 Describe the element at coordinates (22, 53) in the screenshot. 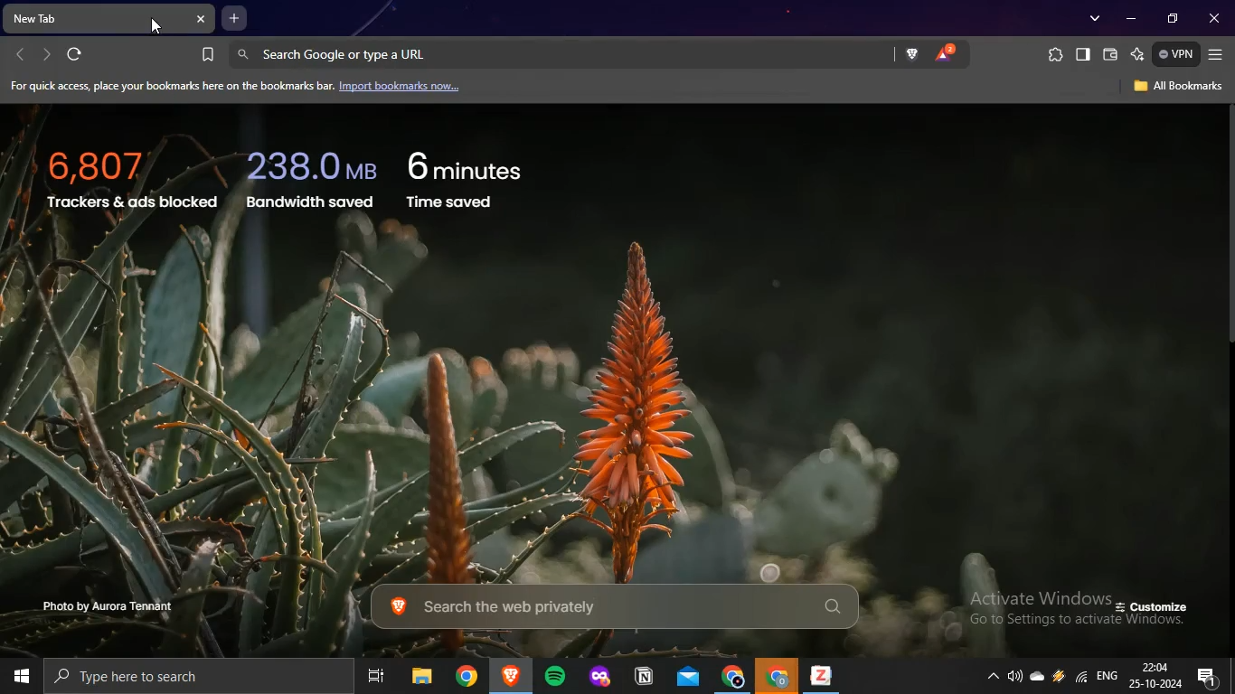

I see `backward` at that location.